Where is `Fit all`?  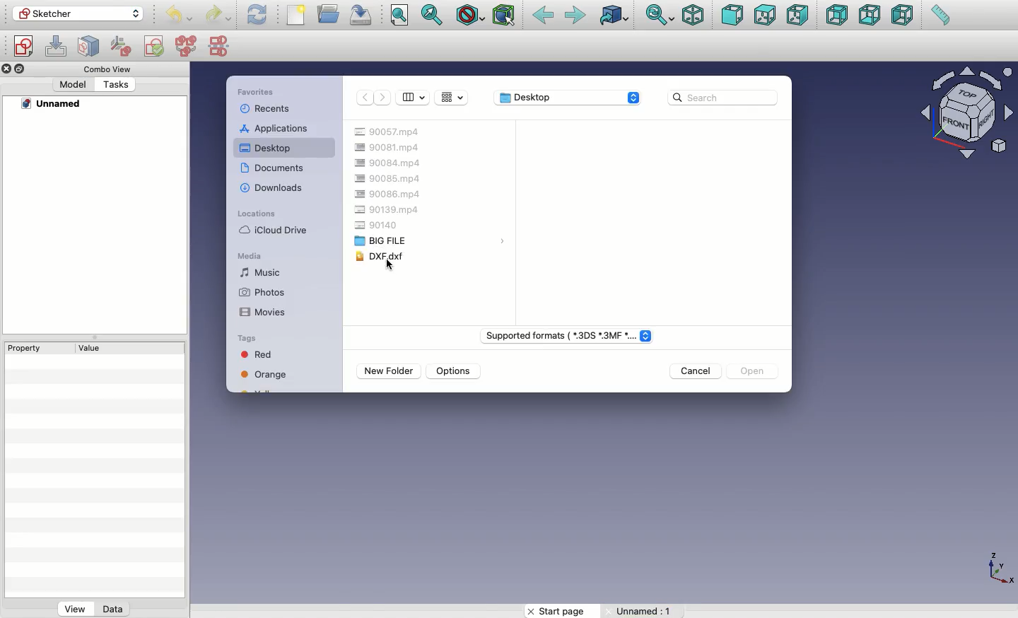 Fit all is located at coordinates (399, 15).